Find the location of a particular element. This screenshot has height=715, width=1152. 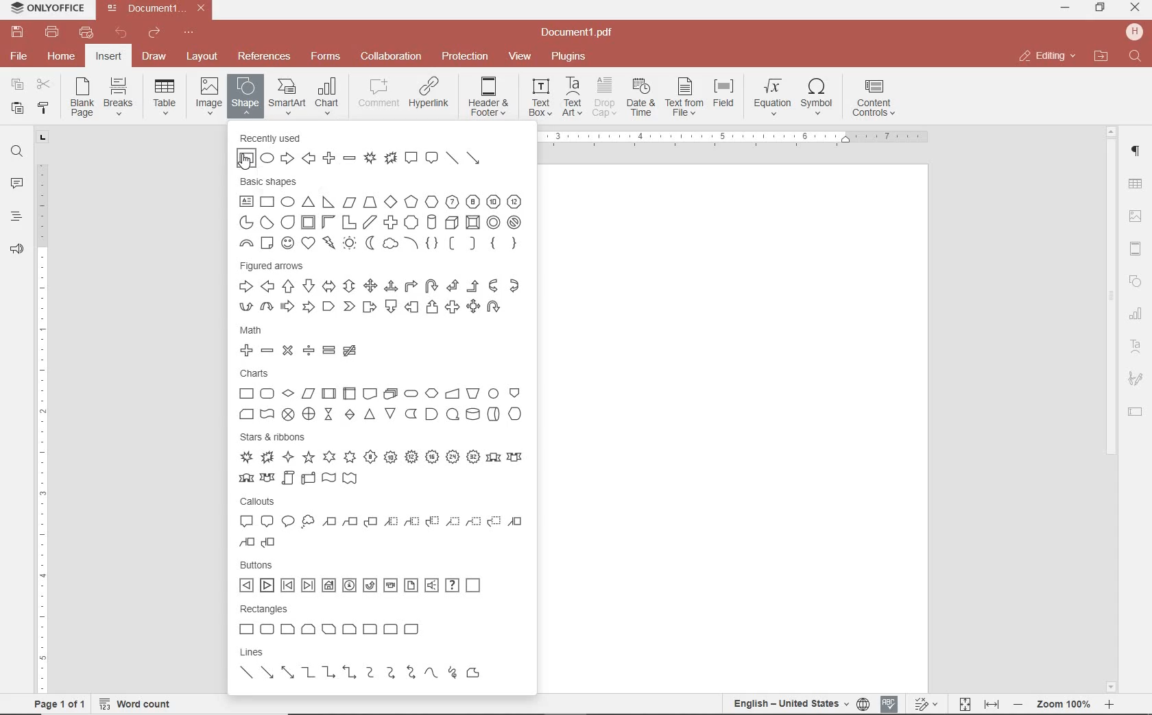

spell checking is located at coordinates (889, 704).